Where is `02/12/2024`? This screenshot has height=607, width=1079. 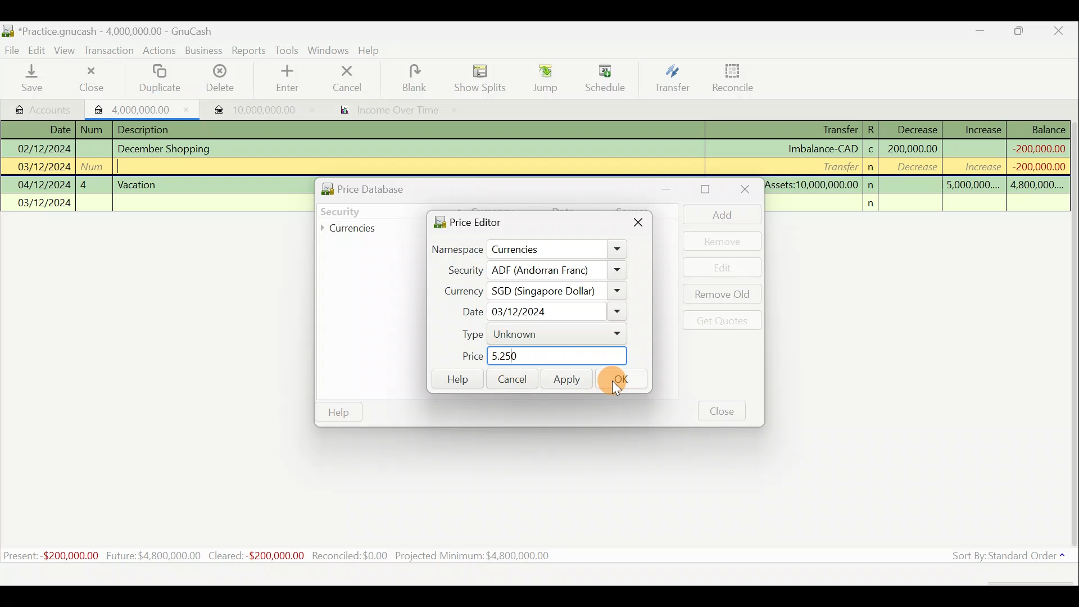 02/12/2024 is located at coordinates (43, 147).